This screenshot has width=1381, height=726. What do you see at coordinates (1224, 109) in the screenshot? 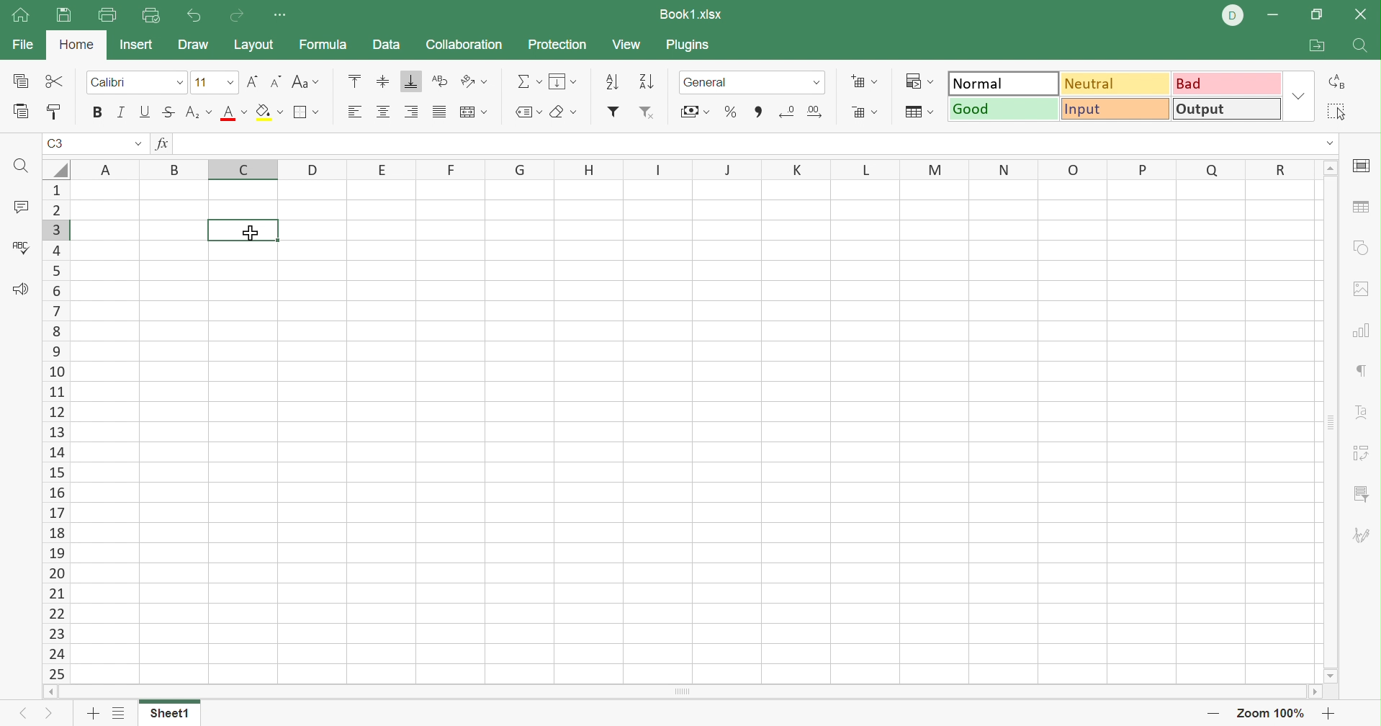
I see `Output` at bounding box center [1224, 109].